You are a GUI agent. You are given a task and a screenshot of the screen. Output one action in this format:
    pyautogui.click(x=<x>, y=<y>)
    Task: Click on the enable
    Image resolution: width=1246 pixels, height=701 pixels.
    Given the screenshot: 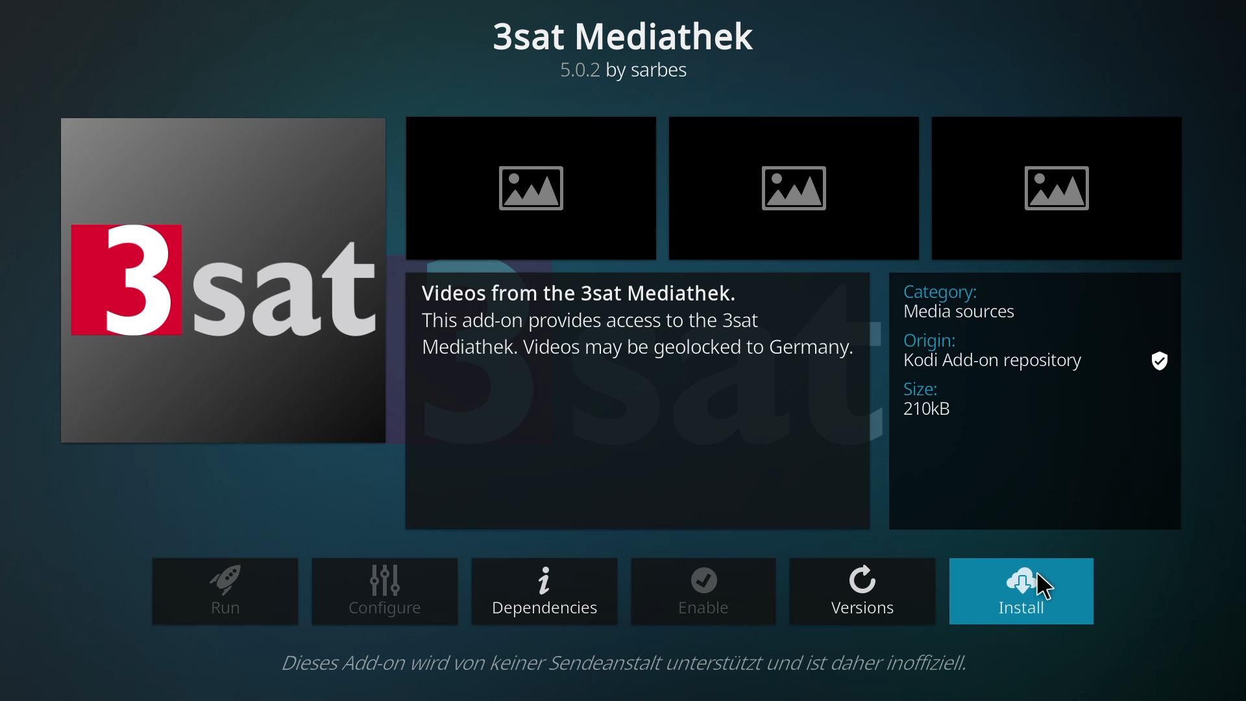 What is the action you would take?
    pyautogui.click(x=703, y=590)
    